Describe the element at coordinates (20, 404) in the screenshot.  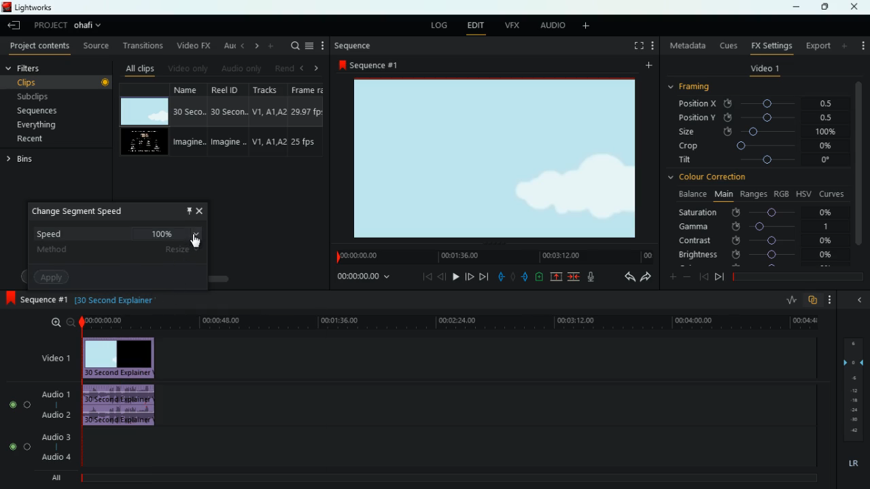
I see `Audio` at that location.